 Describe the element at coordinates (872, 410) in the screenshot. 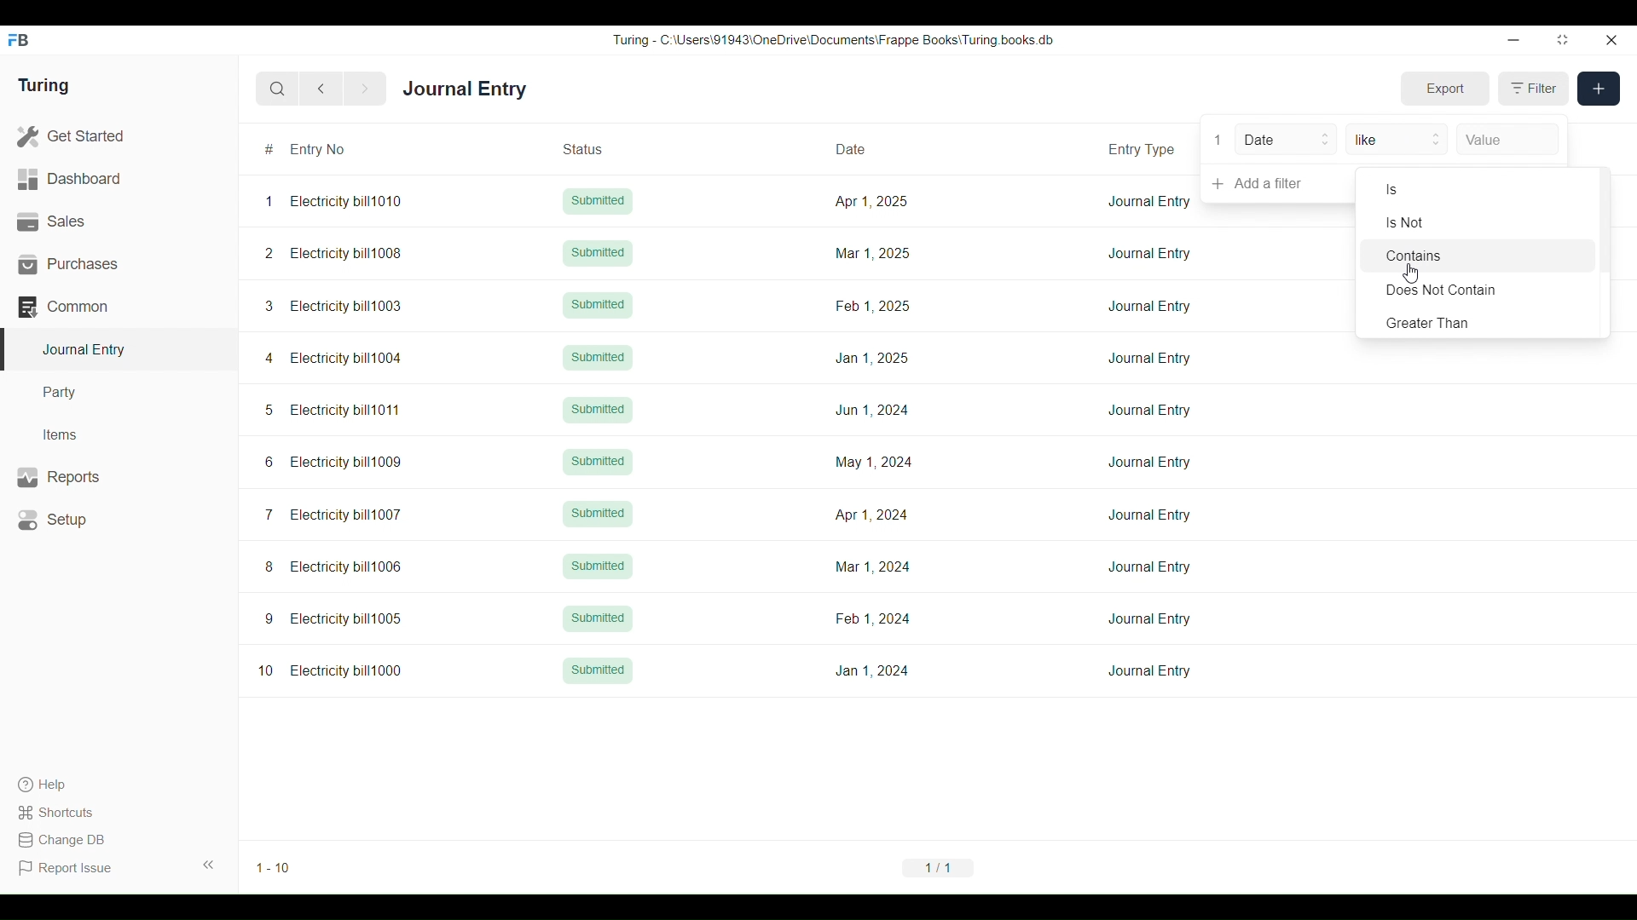

I see `Jun 1, 2024` at that location.